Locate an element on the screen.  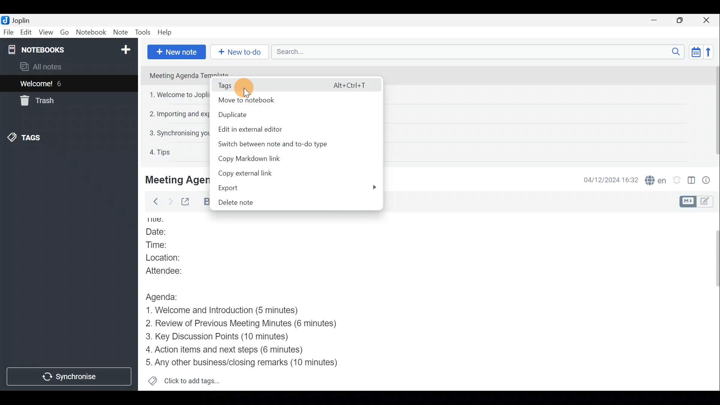
1. Welcome to Joplin! is located at coordinates (179, 94).